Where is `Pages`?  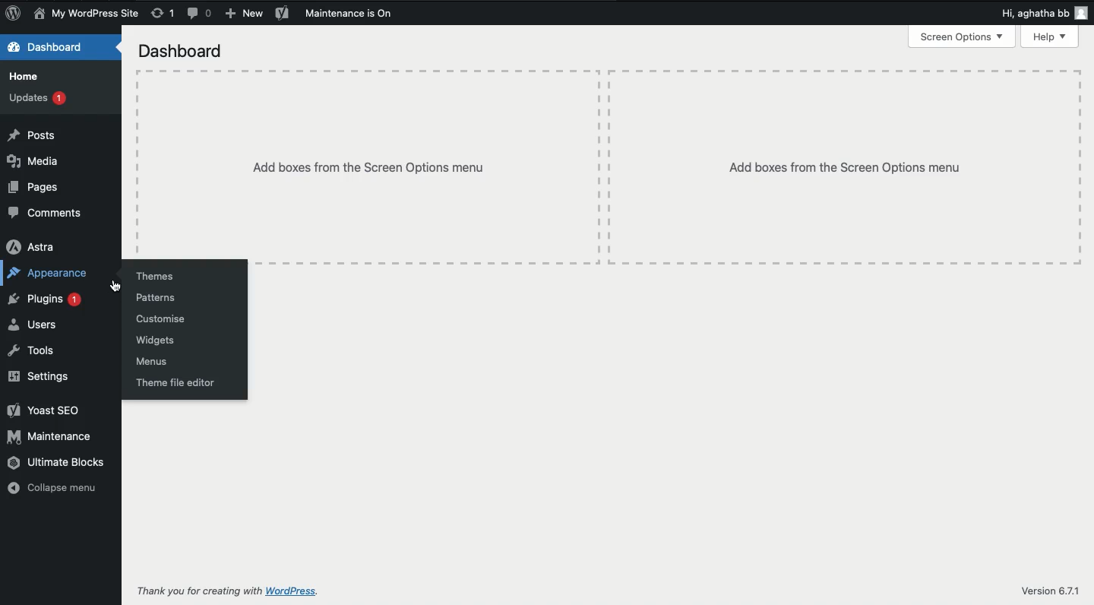 Pages is located at coordinates (35, 187).